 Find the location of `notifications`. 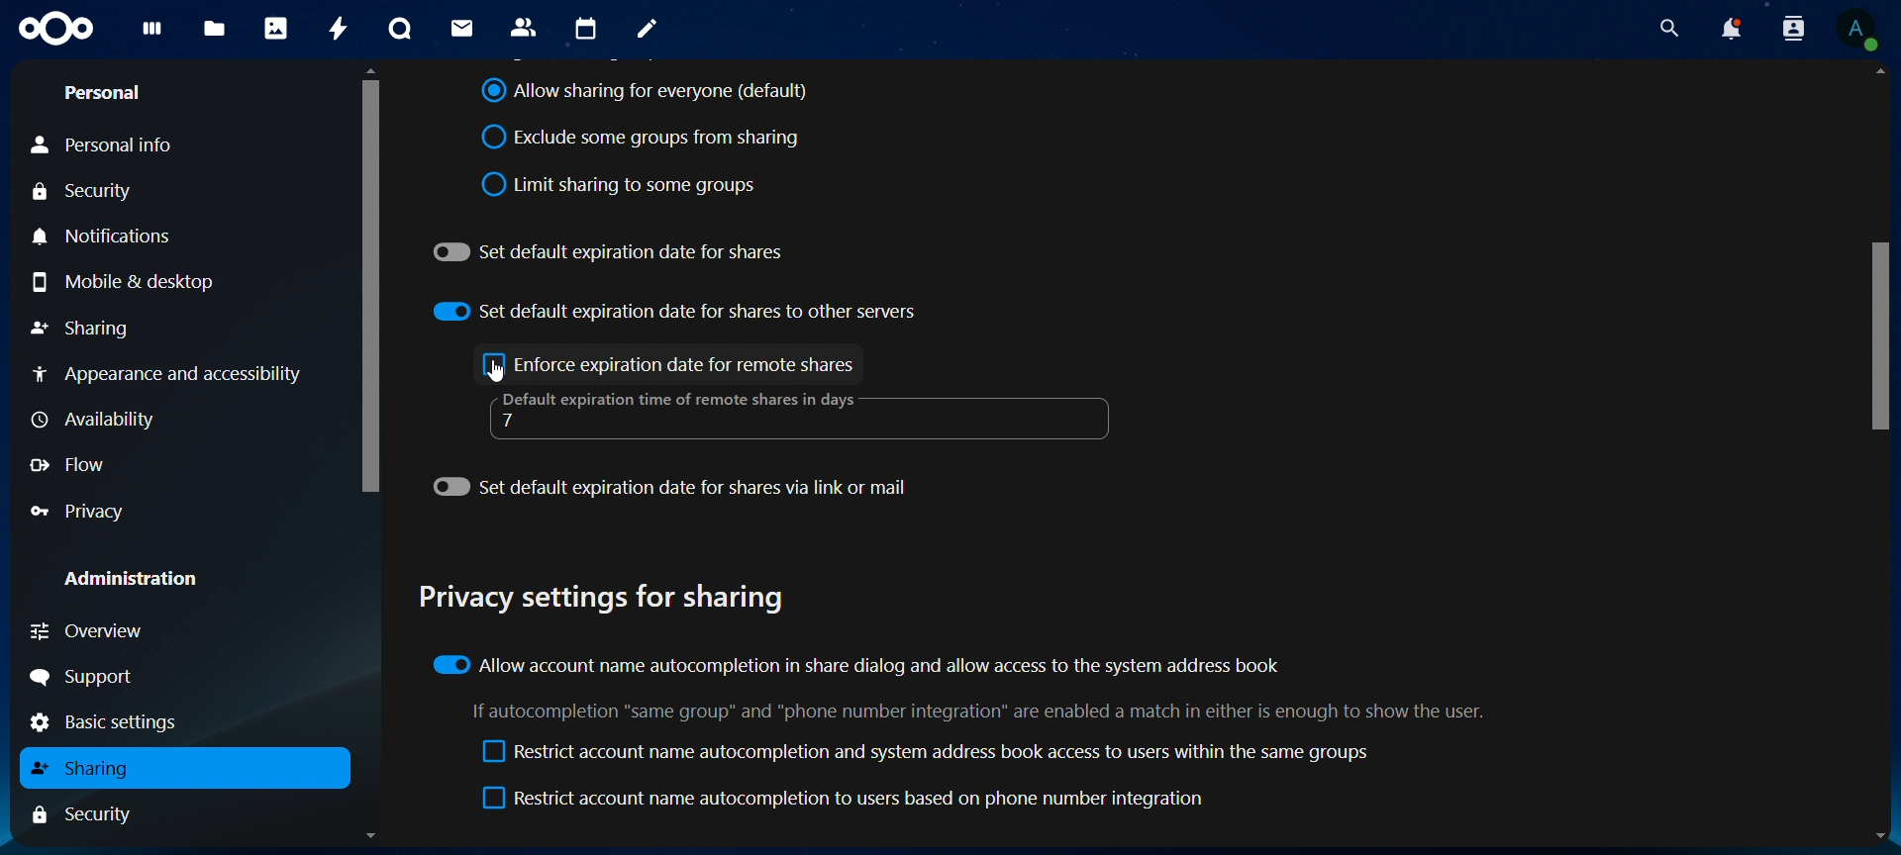

notifications is located at coordinates (1730, 30).